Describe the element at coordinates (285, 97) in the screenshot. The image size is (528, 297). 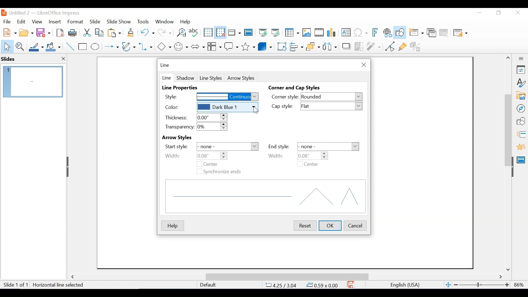
I see `Corner style` at that location.